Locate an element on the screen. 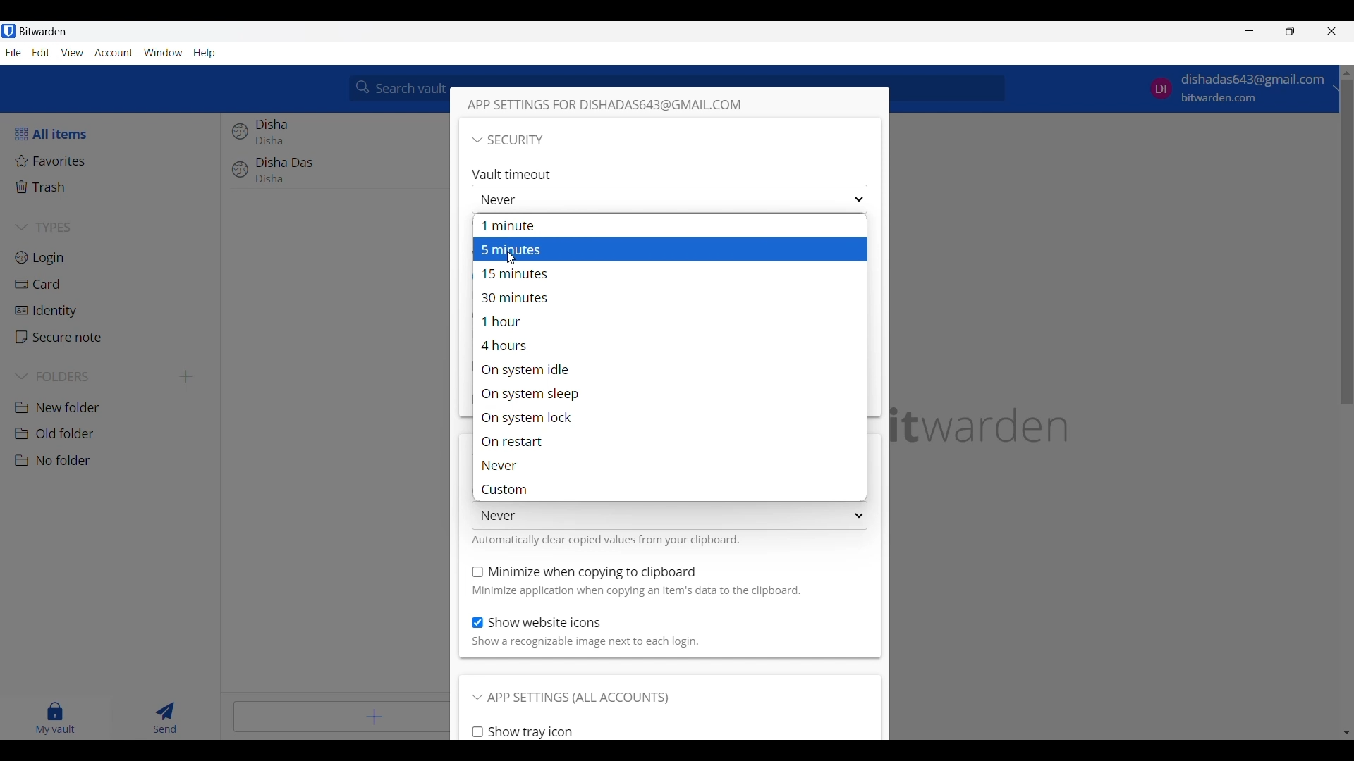 This screenshot has height=761, width=1354. Description of above toggle is located at coordinates (585, 643).